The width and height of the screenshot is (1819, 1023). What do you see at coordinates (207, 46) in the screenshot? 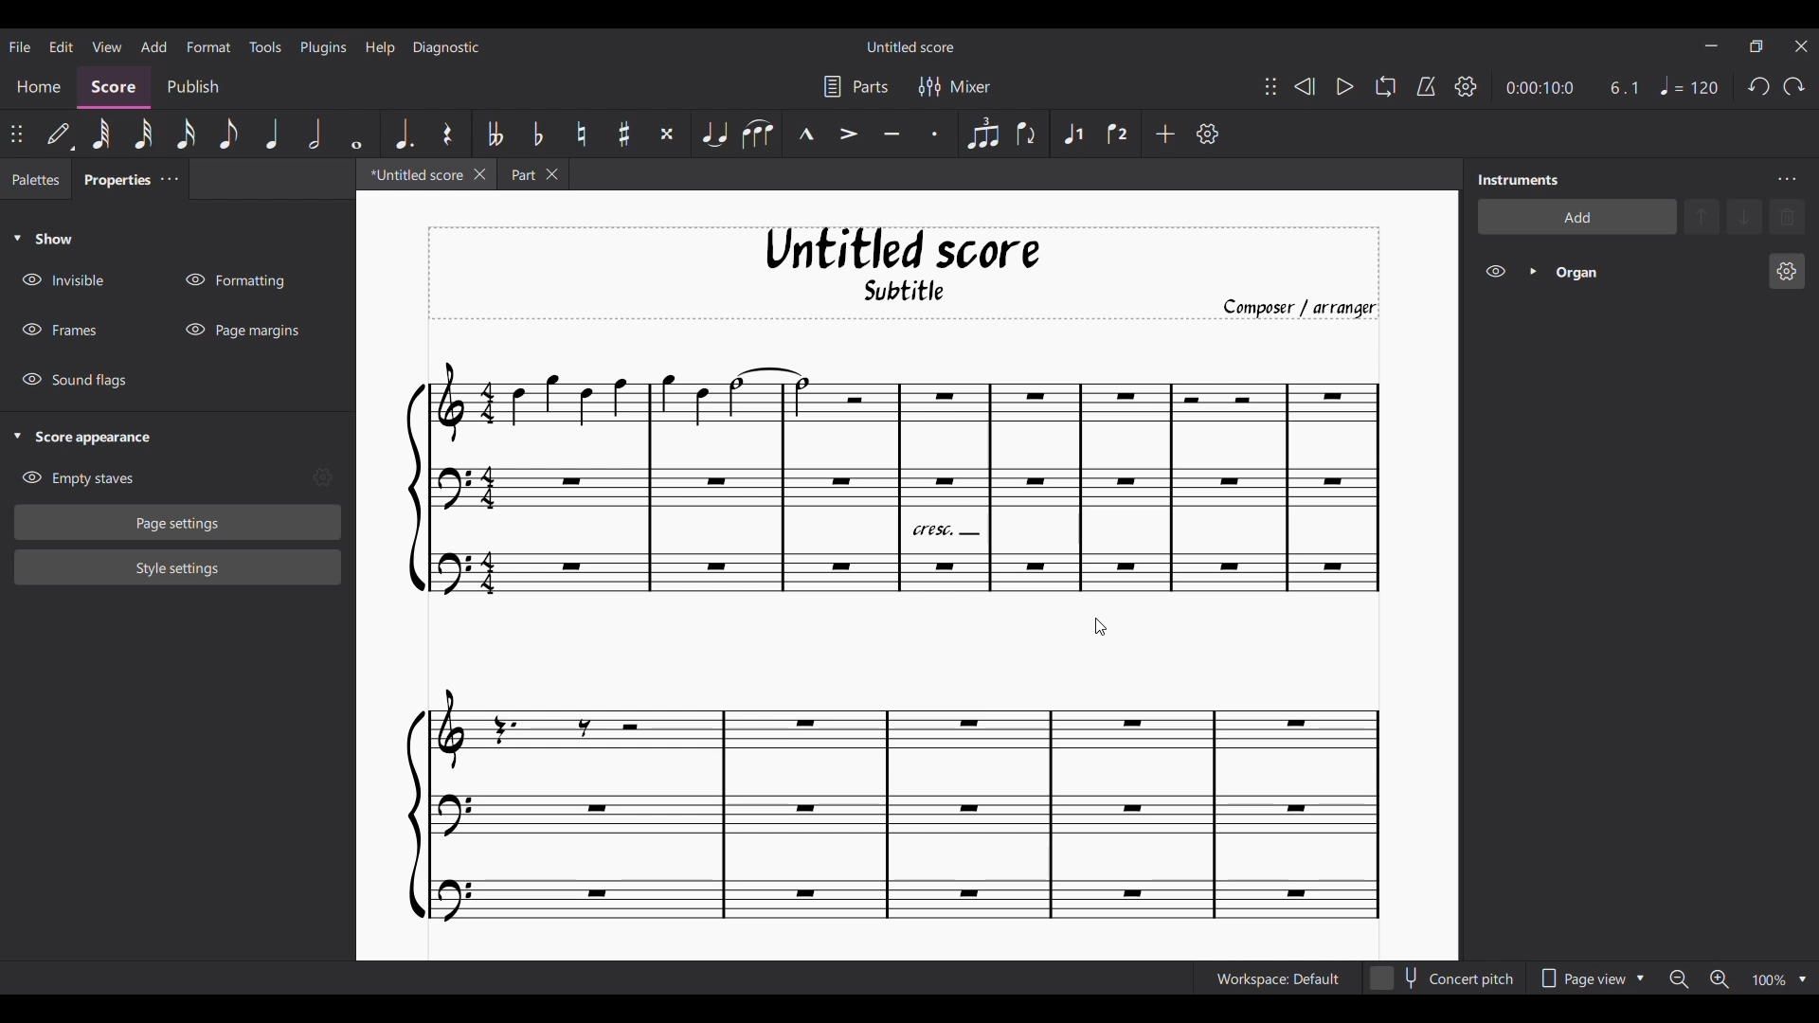
I see `Format menu` at bounding box center [207, 46].